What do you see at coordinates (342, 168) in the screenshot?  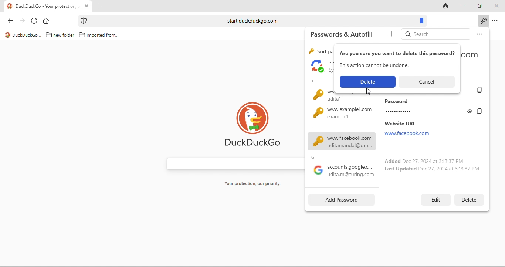 I see `google account` at bounding box center [342, 168].